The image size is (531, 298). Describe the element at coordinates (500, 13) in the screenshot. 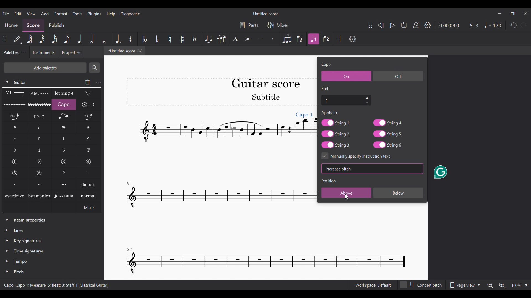

I see `Minimize` at that location.